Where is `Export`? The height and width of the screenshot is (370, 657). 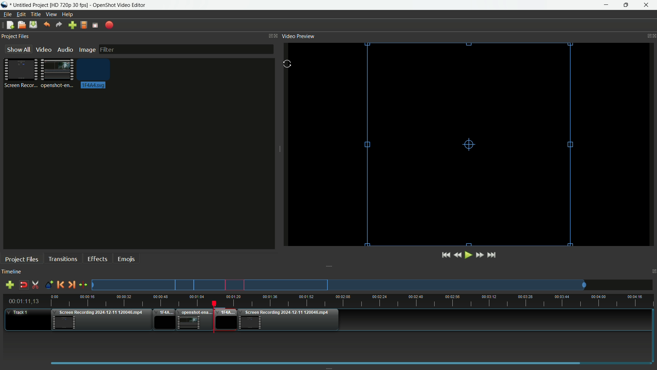
Export is located at coordinates (109, 25).